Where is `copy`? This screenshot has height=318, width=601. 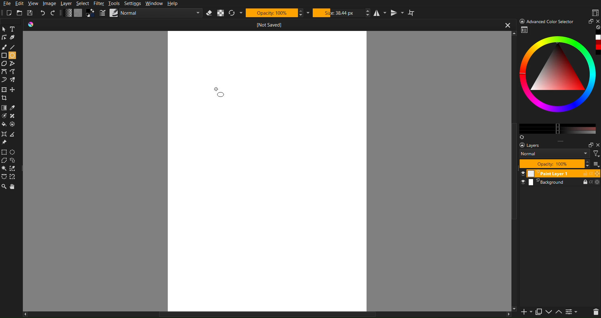 copy is located at coordinates (537, 312).